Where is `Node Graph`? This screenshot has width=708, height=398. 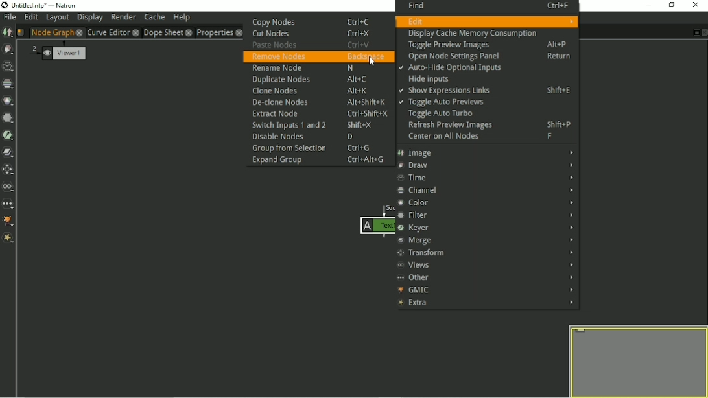
Node Graph is located at coordinates (52, 32).